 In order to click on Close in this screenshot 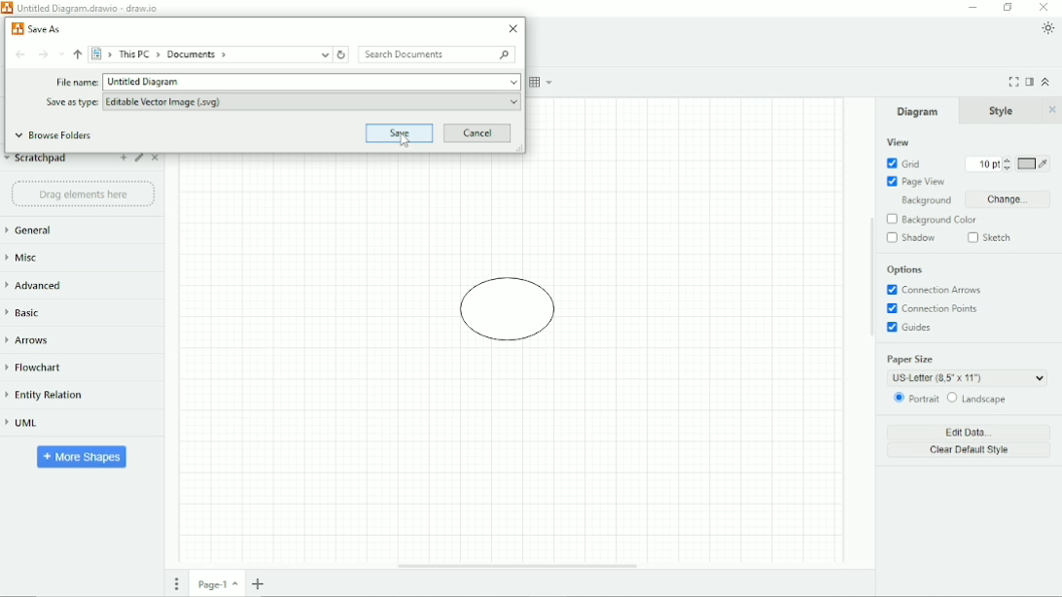, I will do `click(156, 159)`.